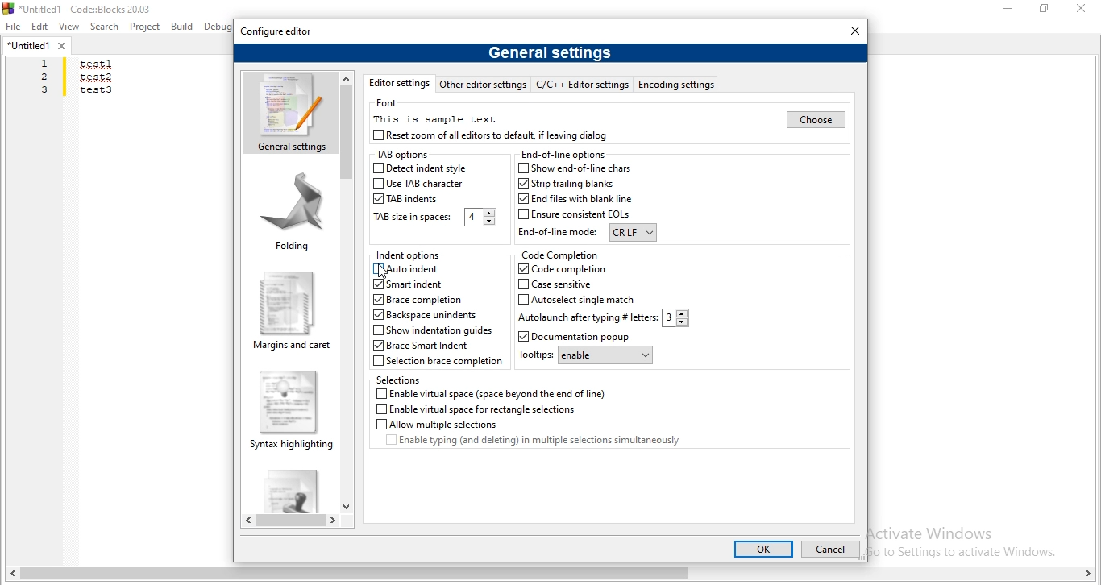  I want to click on Debug , so click(219, 26).